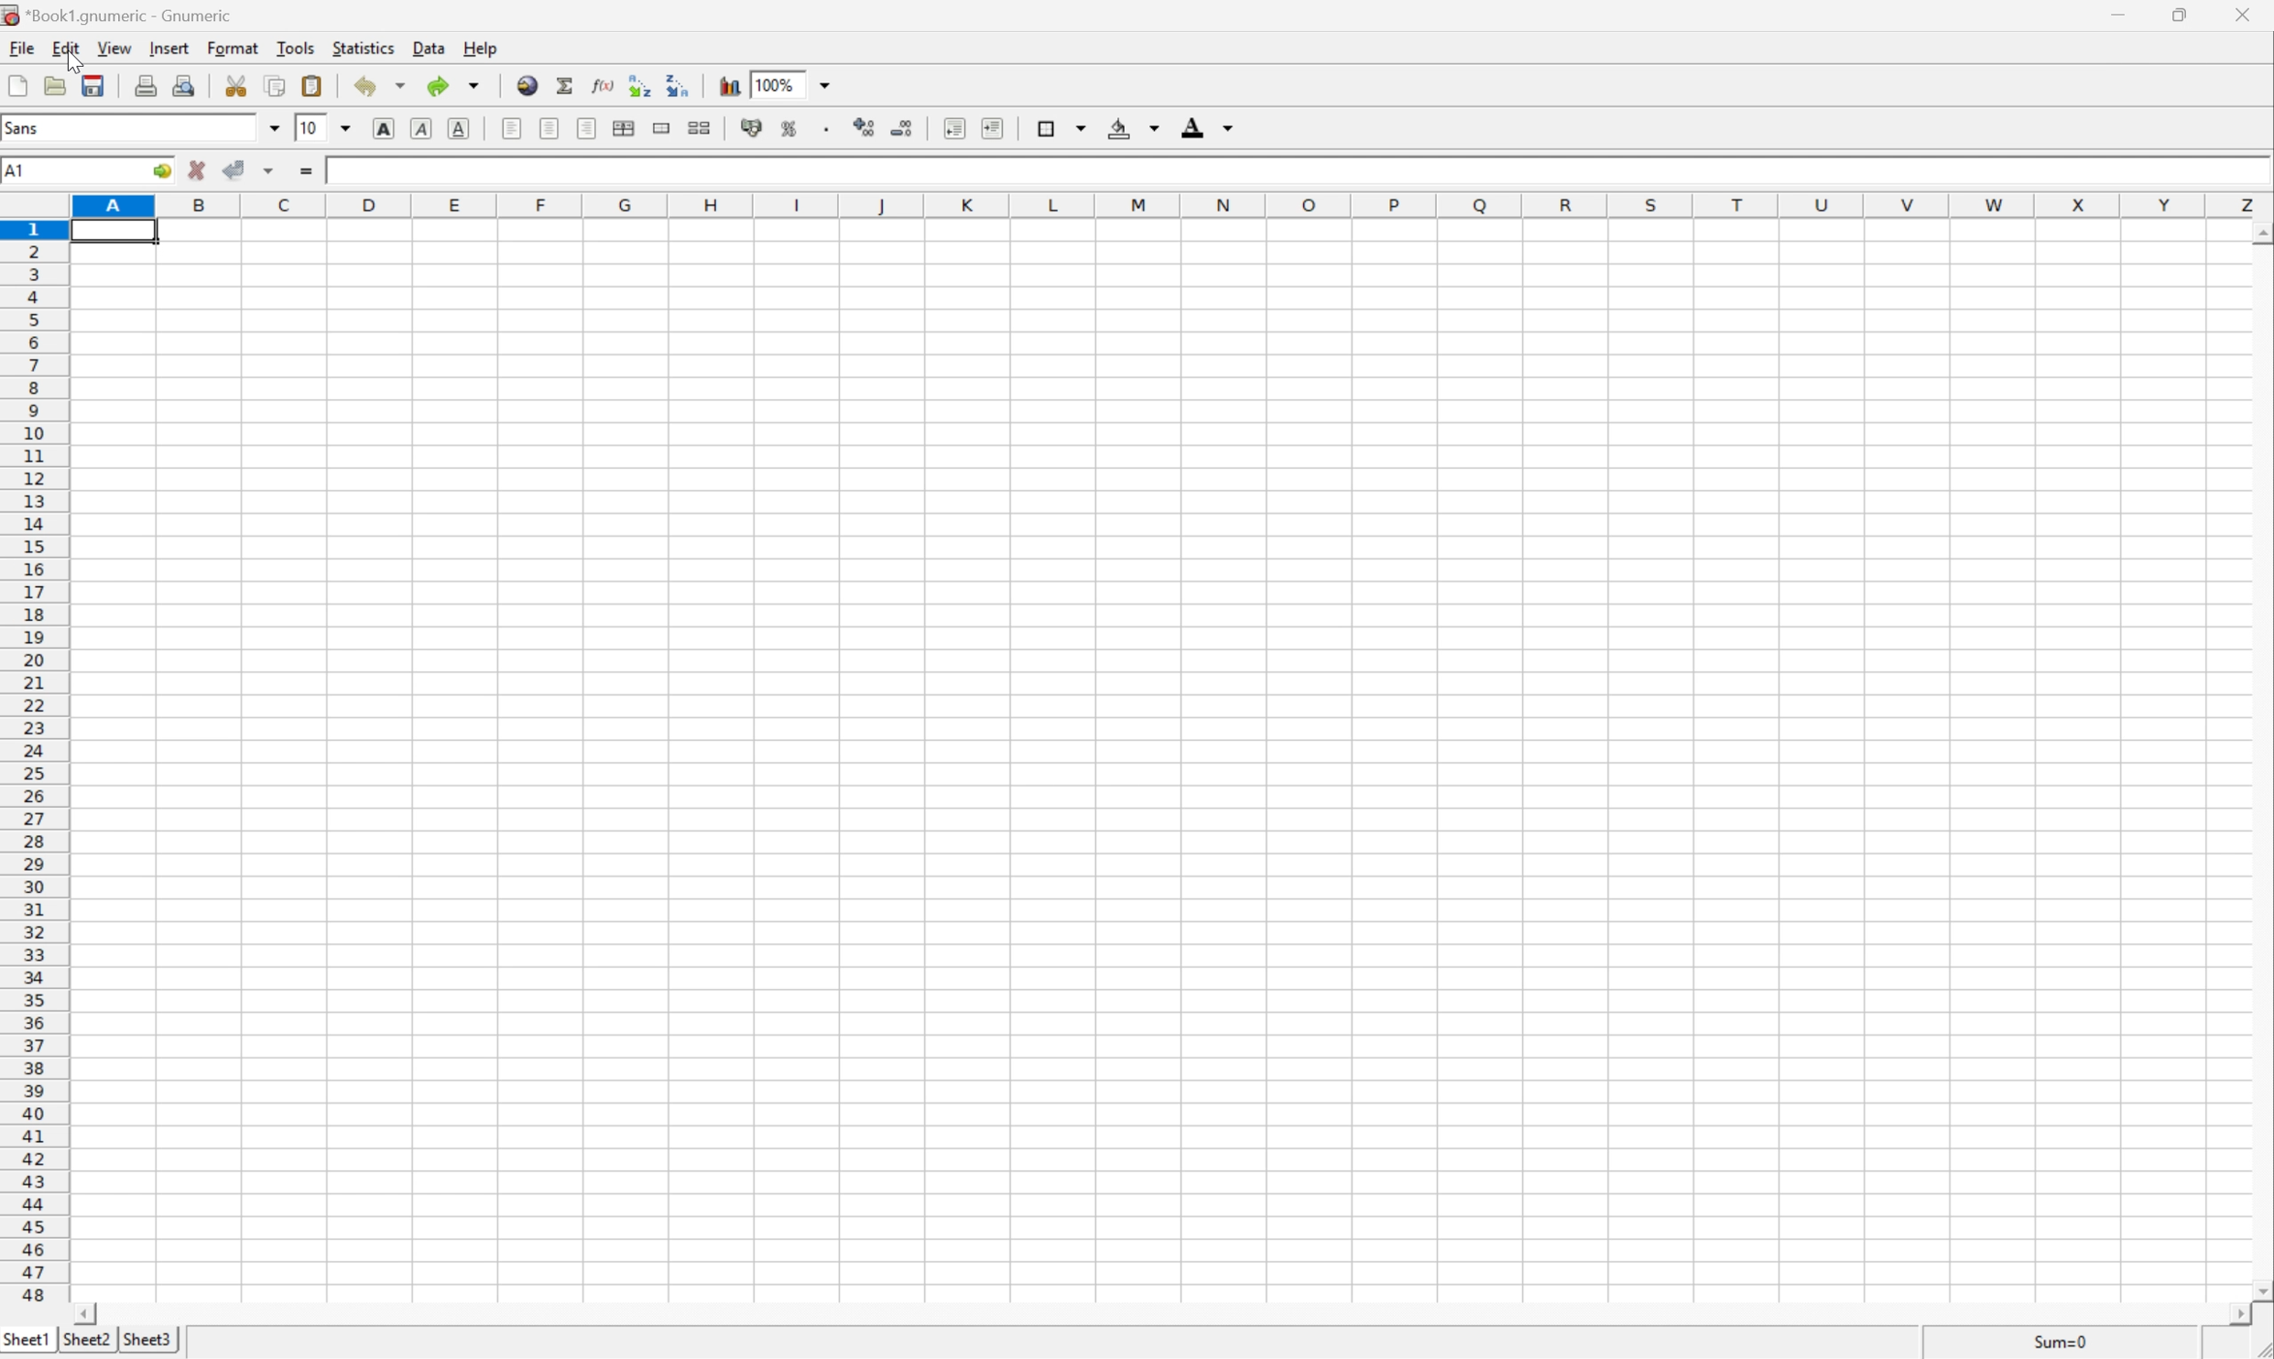  Describe the element at coordinates (701, 129) in the screenshot. I see `split merged ranges of cells` at that location.